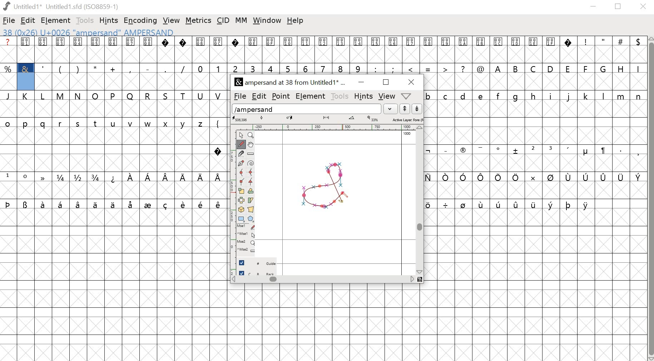 The image size is (654, 361). Describe the element at coordinates (247, 250) in the screenshot. I see `^Mse2` at that location.